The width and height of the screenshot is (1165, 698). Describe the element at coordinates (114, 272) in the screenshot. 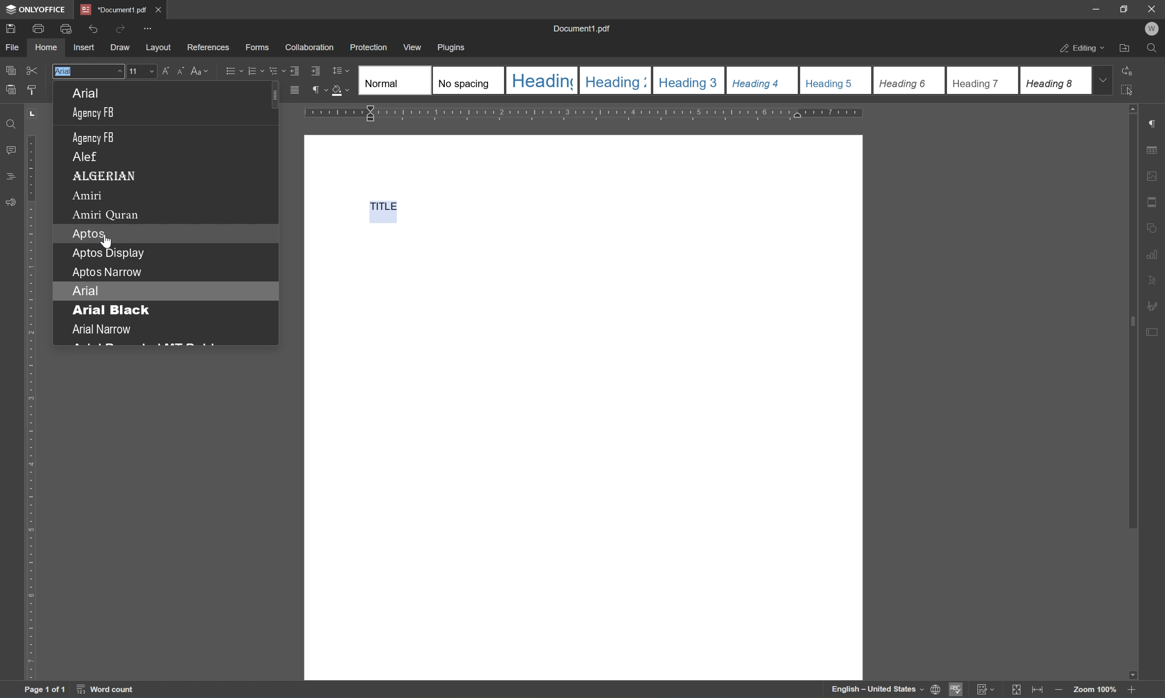

I see `Aptos Narrow` at that location.